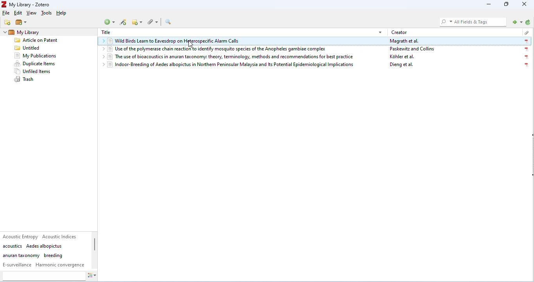 Image resolution: width=534 pixels, height=282 pixels. I want to click on E surveniance Harmonic convergence, so click(44, 265).